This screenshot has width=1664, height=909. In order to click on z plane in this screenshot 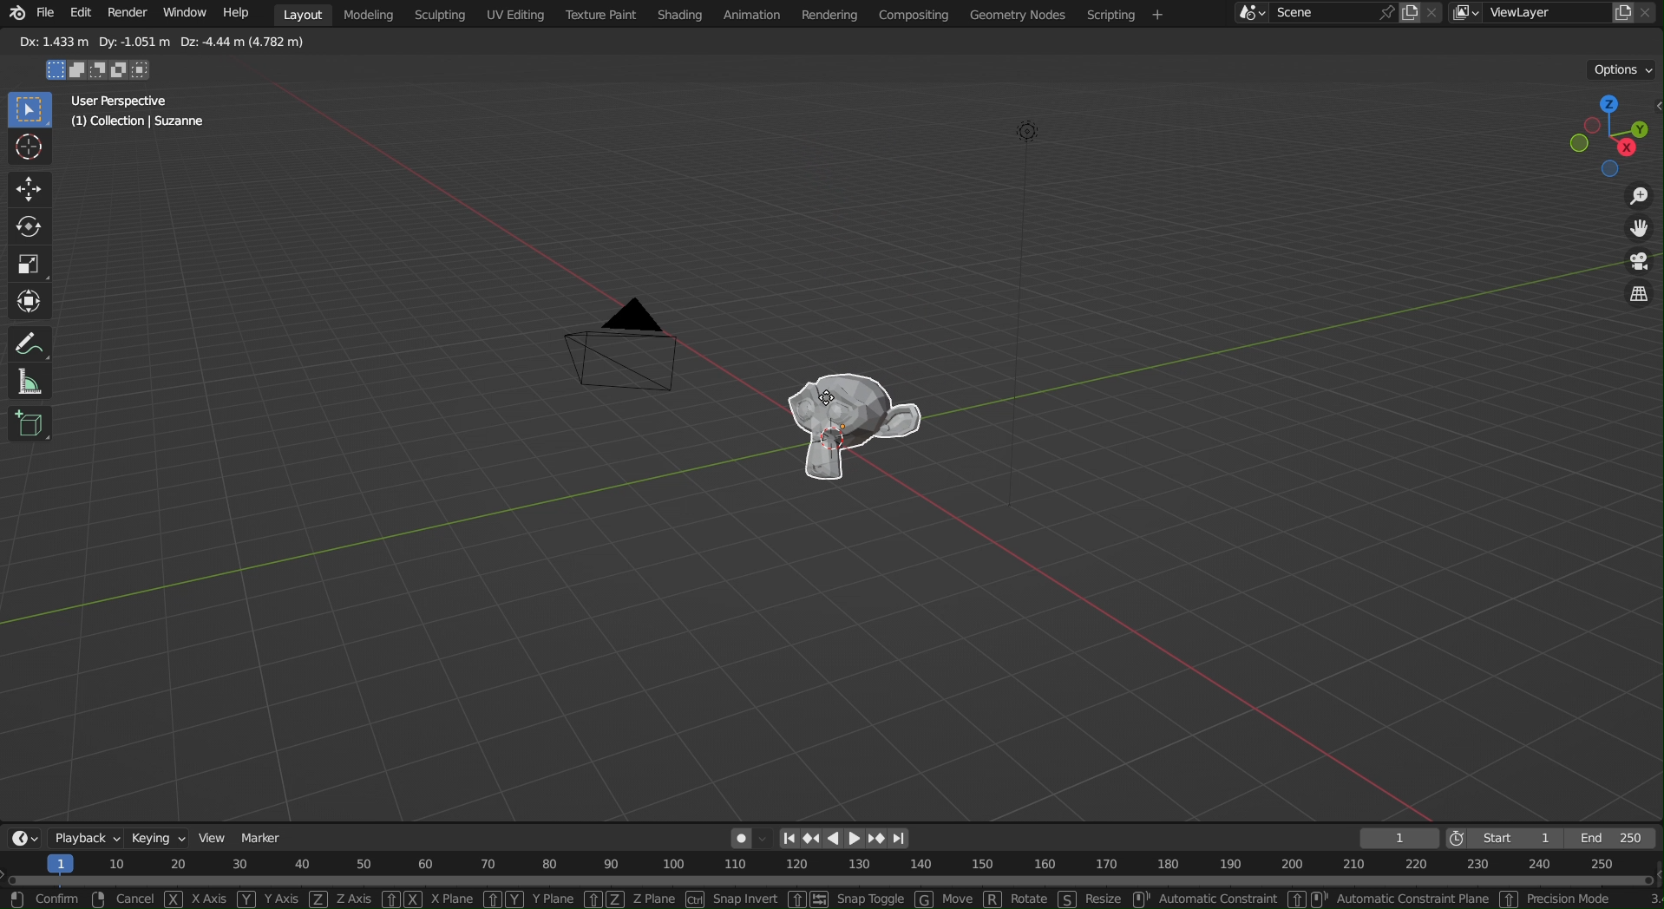, I will do `click(654, 898)`.